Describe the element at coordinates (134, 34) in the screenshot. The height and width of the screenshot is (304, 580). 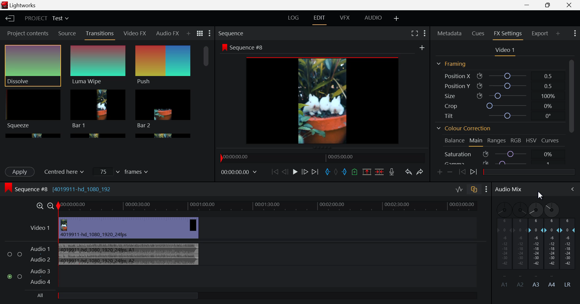
I see `Video FX` at that location.